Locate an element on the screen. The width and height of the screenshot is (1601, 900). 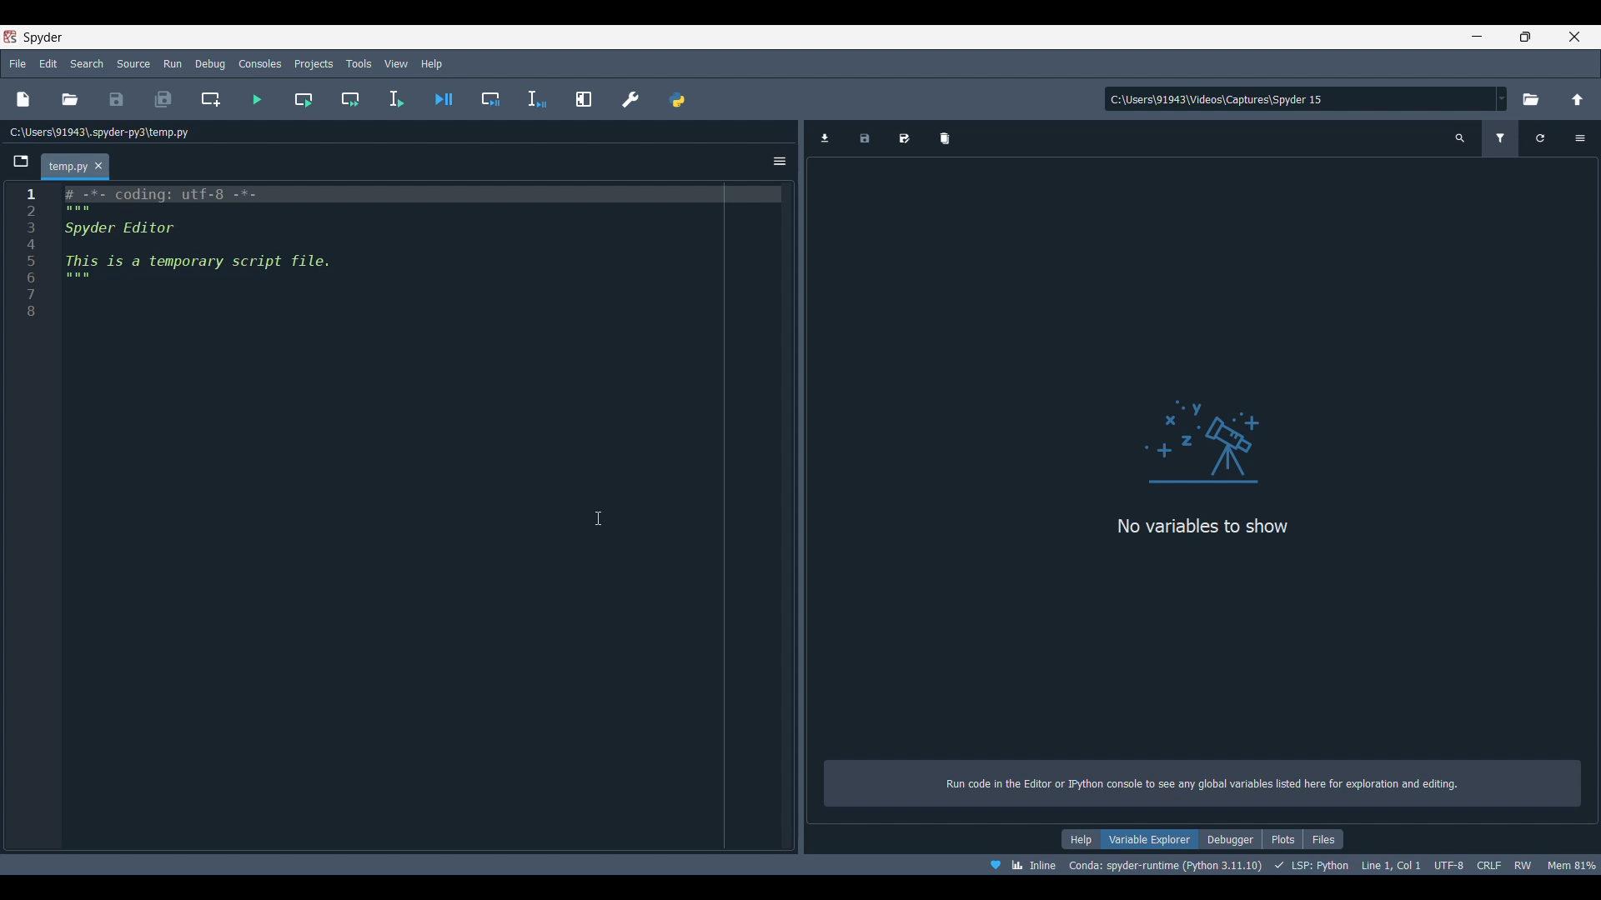
Remove all variables is located at coordinates (945, 138).